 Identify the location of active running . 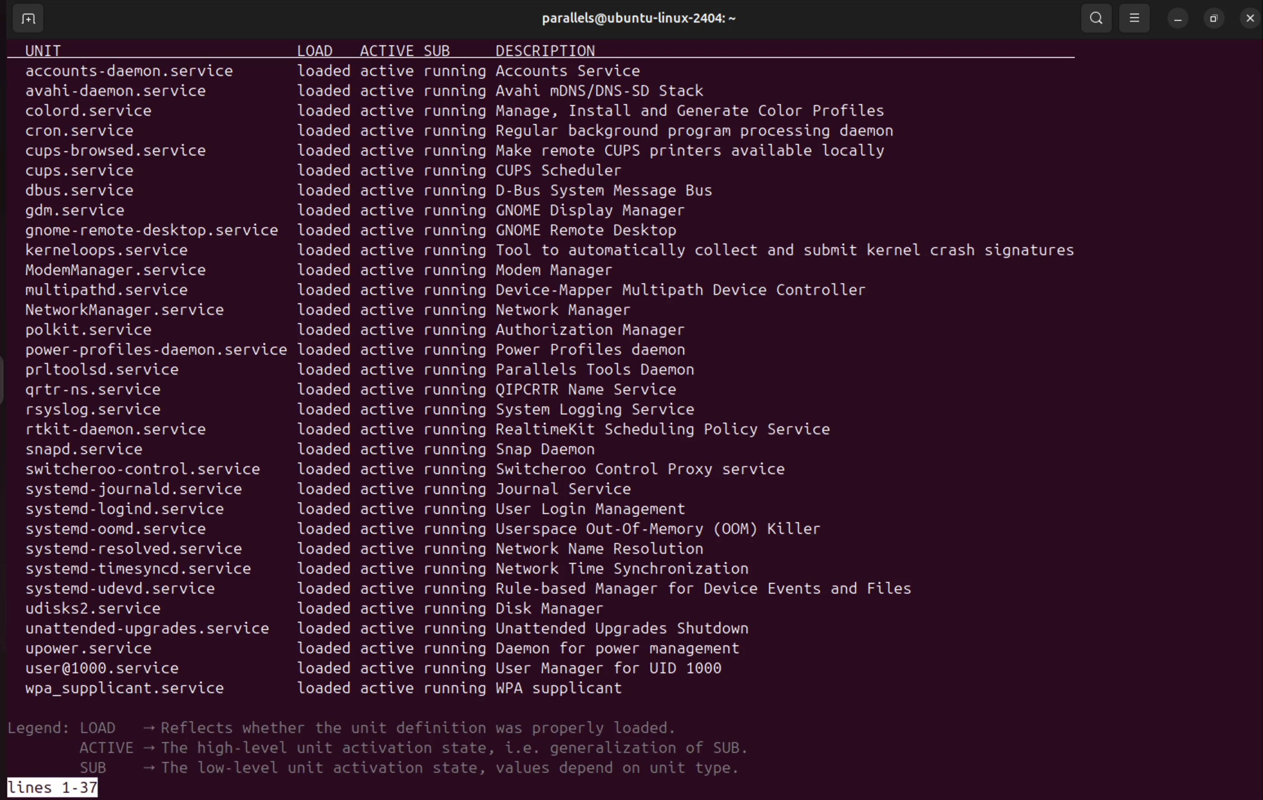
(531, 410).